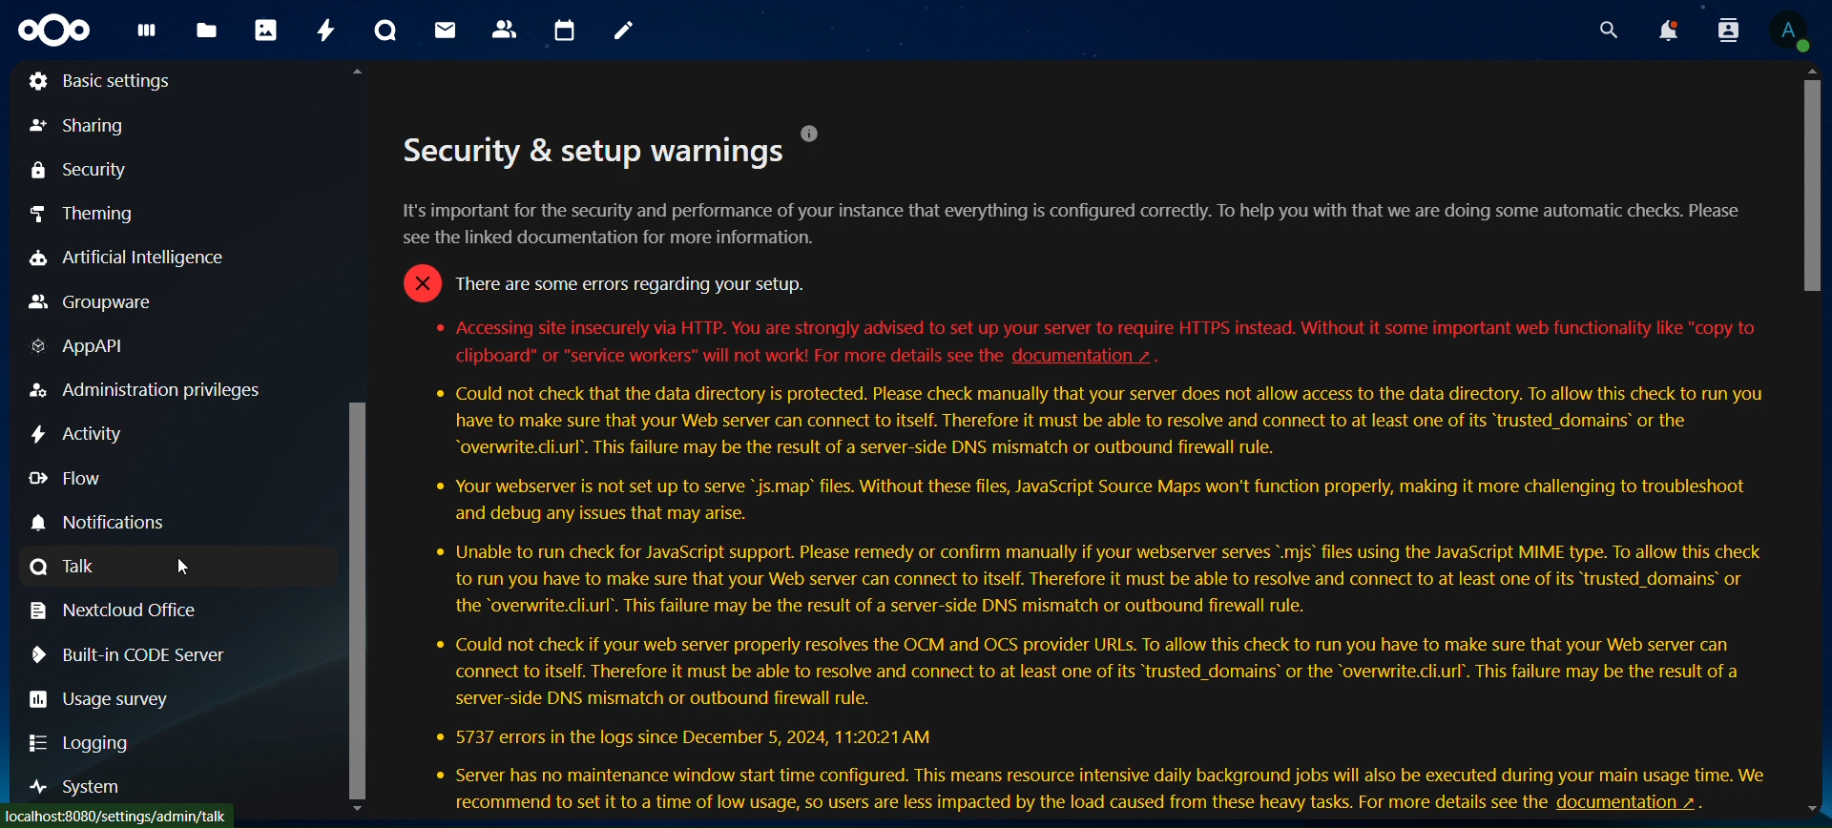 This screenshot has width=1832, height=828. Describe the element at coordinates (130, 654) in the screenshot. I see `built-in` at that location.